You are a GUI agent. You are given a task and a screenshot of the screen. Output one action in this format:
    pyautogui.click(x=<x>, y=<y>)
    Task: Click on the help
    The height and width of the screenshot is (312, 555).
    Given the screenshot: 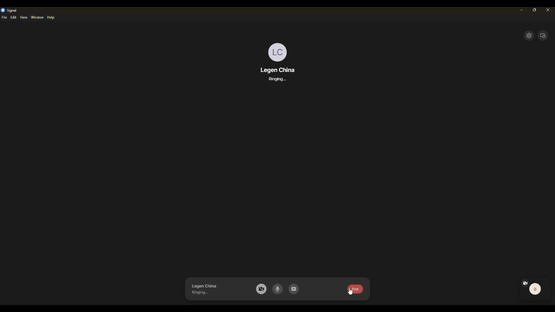 What is the action you would take?
    pyautogui.click(x=52, y=18)
    